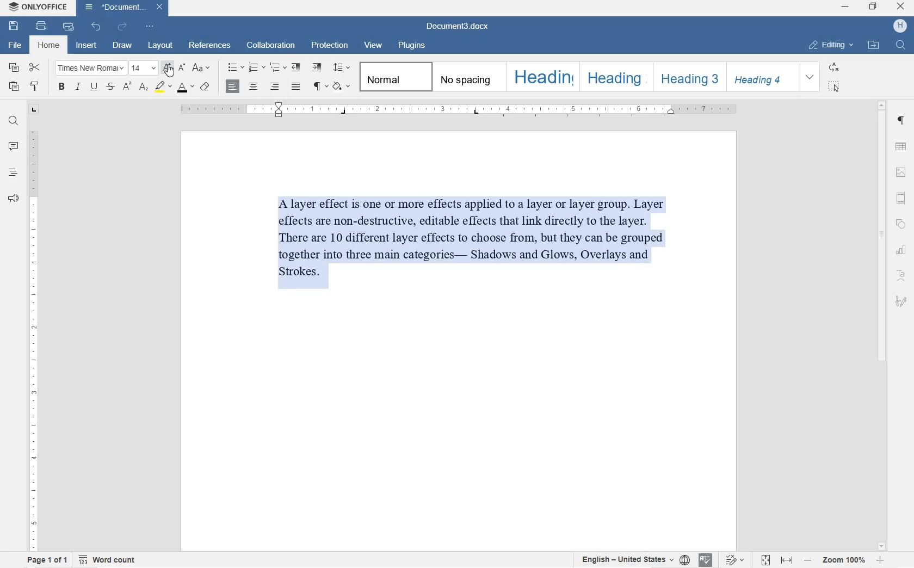 Image resolution: width=914 pixels, height=568 pixels. I want to click on PARAGRAPH SETTINGS, so click(901, 120).